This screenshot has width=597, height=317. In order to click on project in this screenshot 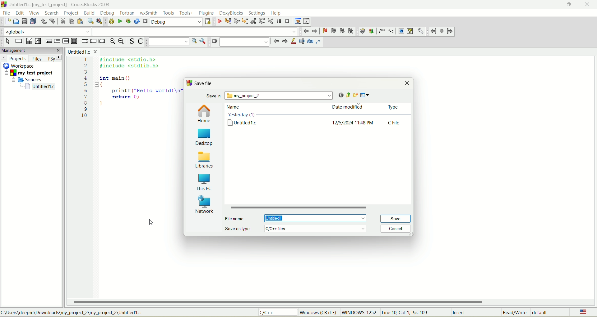, I will do `click(30, 73)`.